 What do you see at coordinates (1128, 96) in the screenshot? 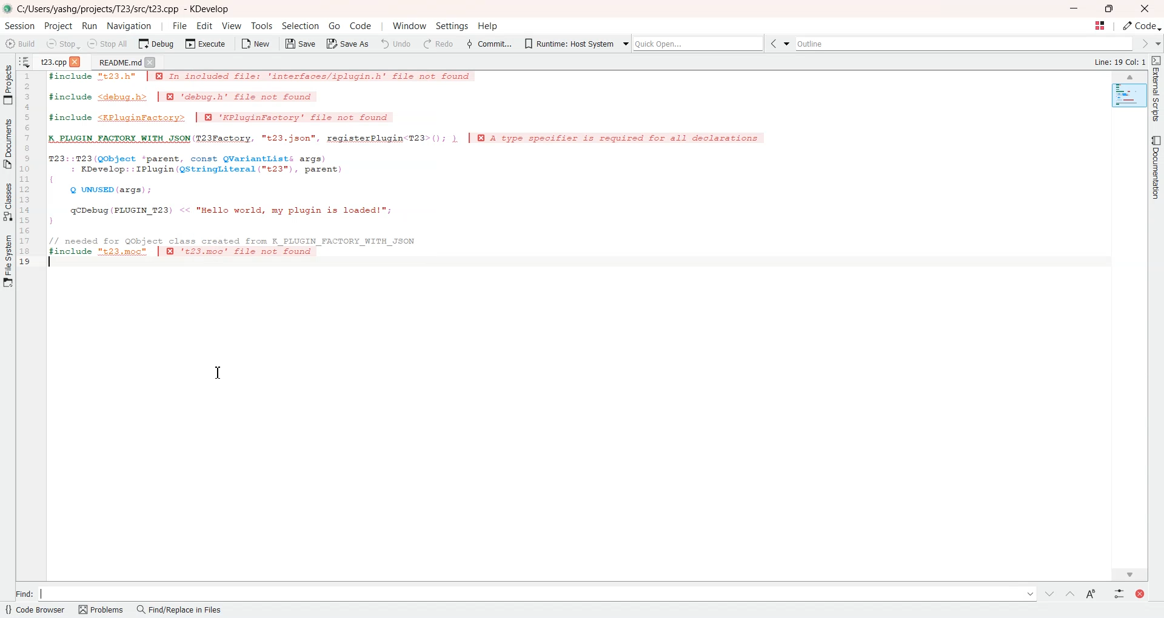
I see `File overview` at bounding box center [1128, 96].